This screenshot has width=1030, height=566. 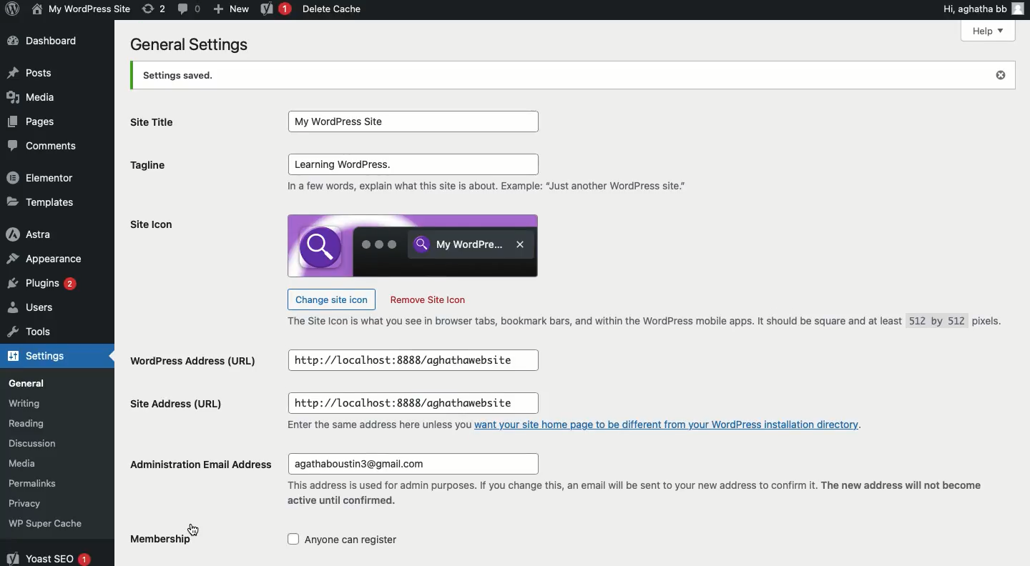 What do you see at coordinates (41, 503) in the screenshot?
I see `Privacy` at bounding box center [41, 503].